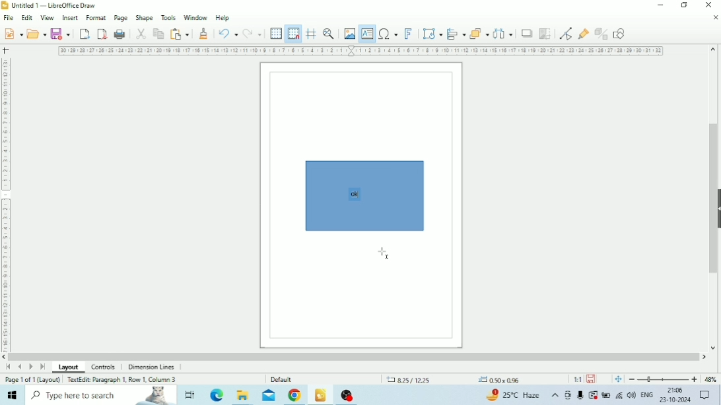  Describe the element at coordinates (223, 18) in the screenshot. I see `Help` at that location.